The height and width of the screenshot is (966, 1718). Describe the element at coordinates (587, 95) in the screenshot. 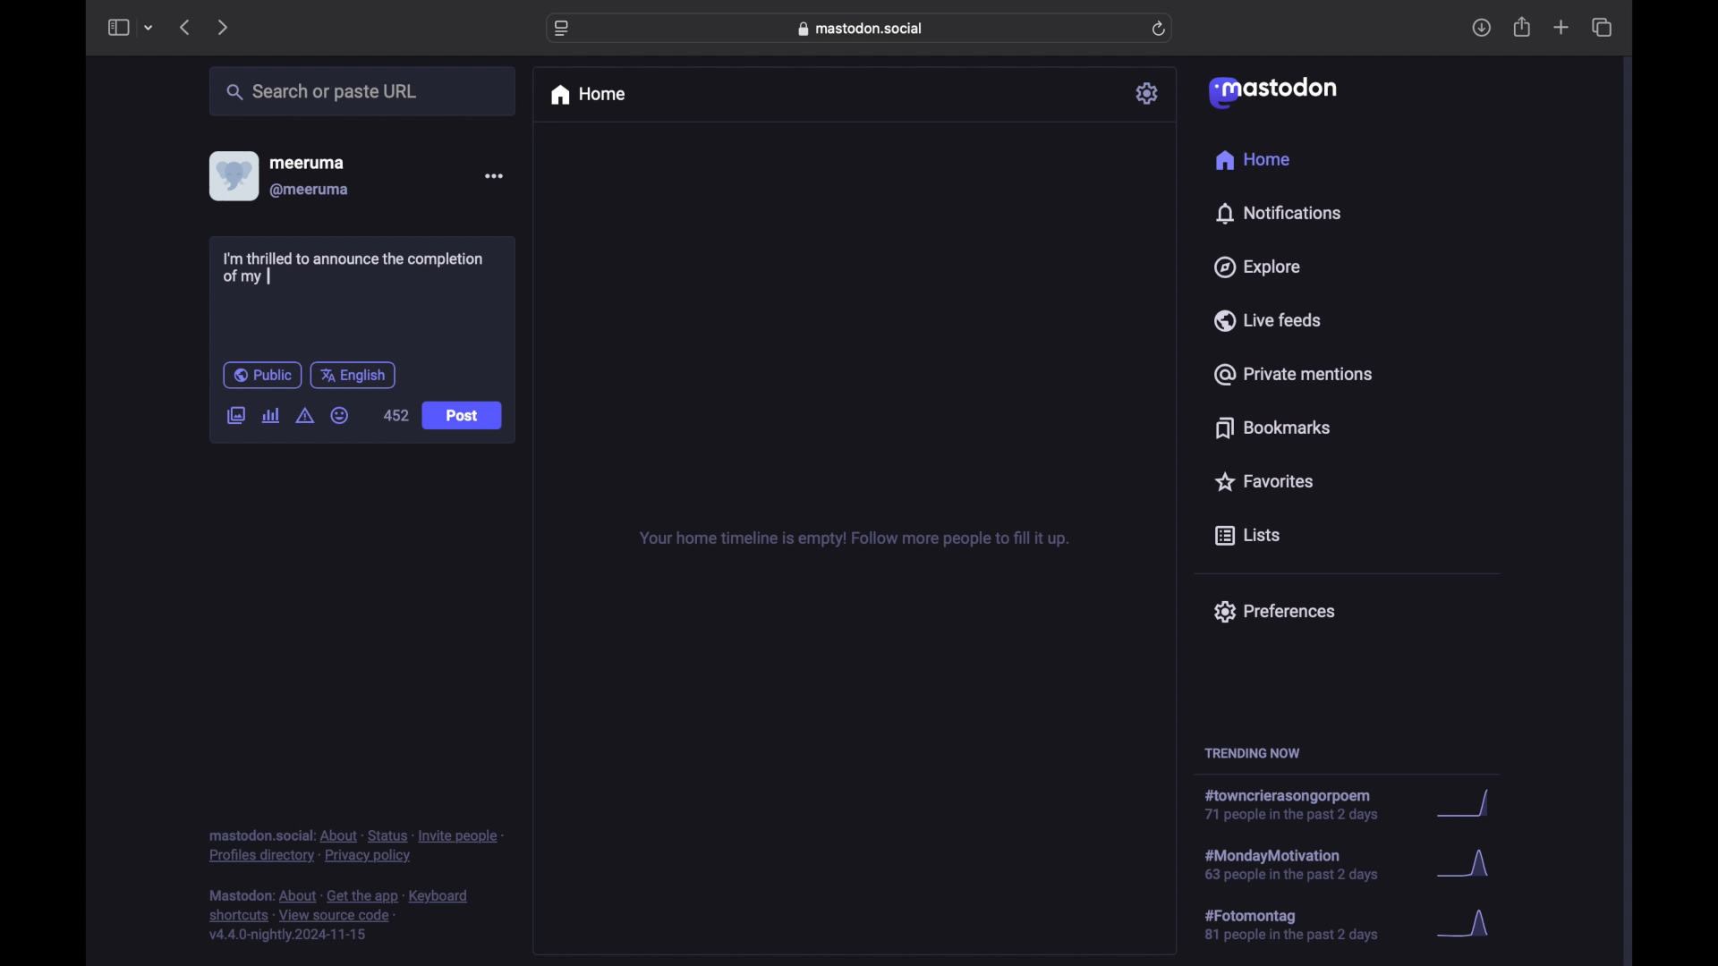

I see `home` at that location.